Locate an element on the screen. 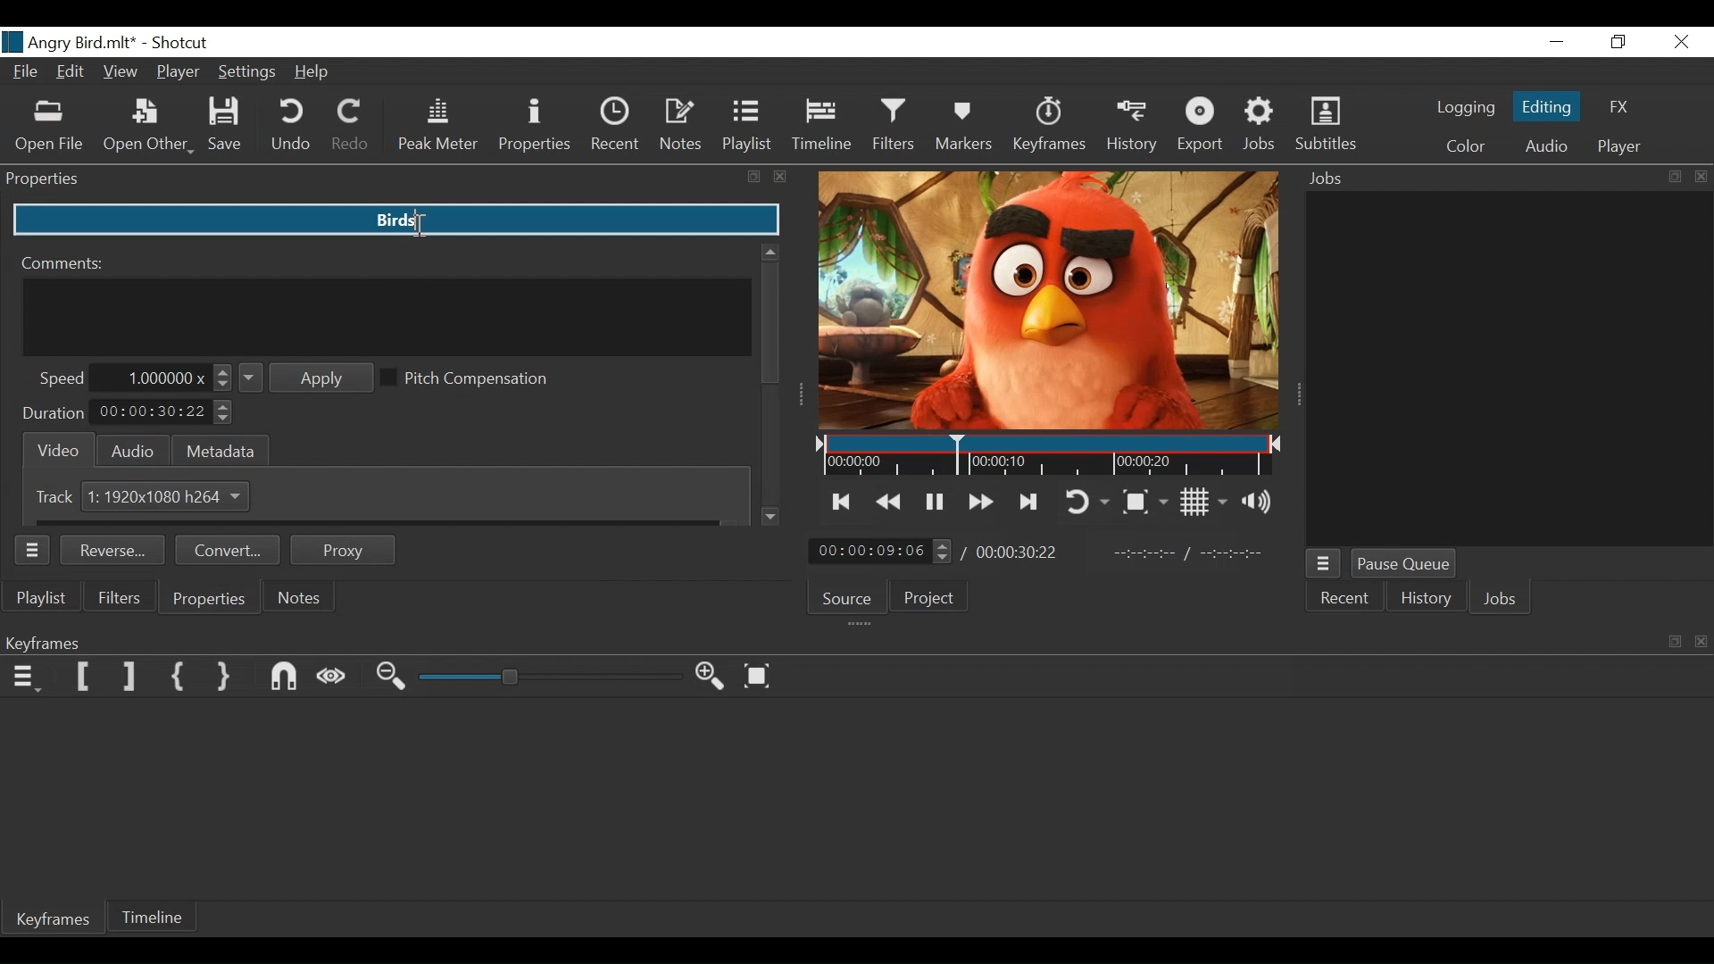 Image resolution: width=1714 pixels, height=964 pixels. Apply is located at coordinates (307, 378).